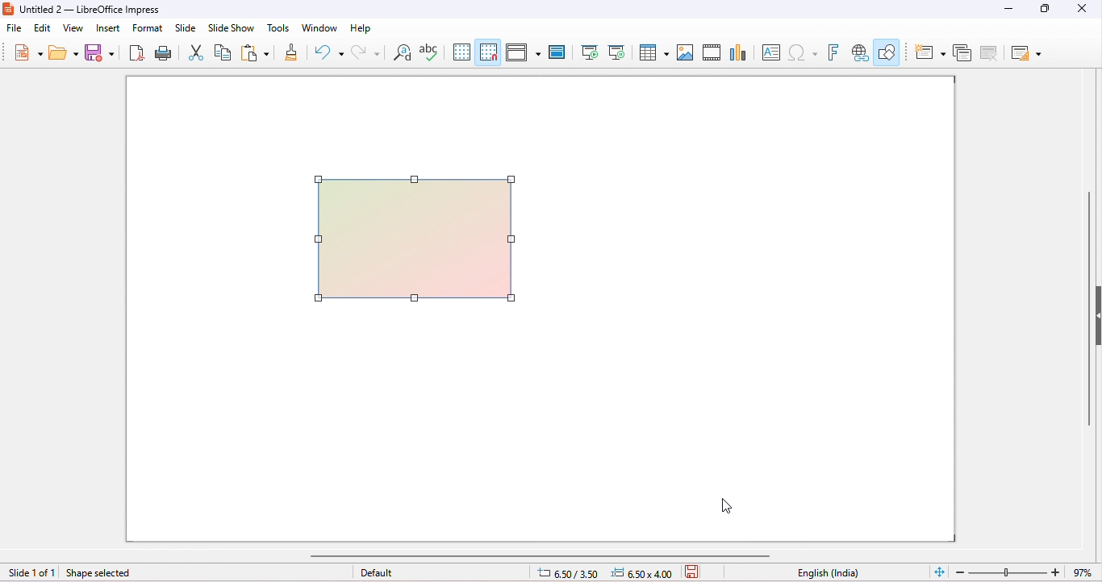  Describe the element at coordinates (186, 27) in the screenshot. I see `slide` at that location.